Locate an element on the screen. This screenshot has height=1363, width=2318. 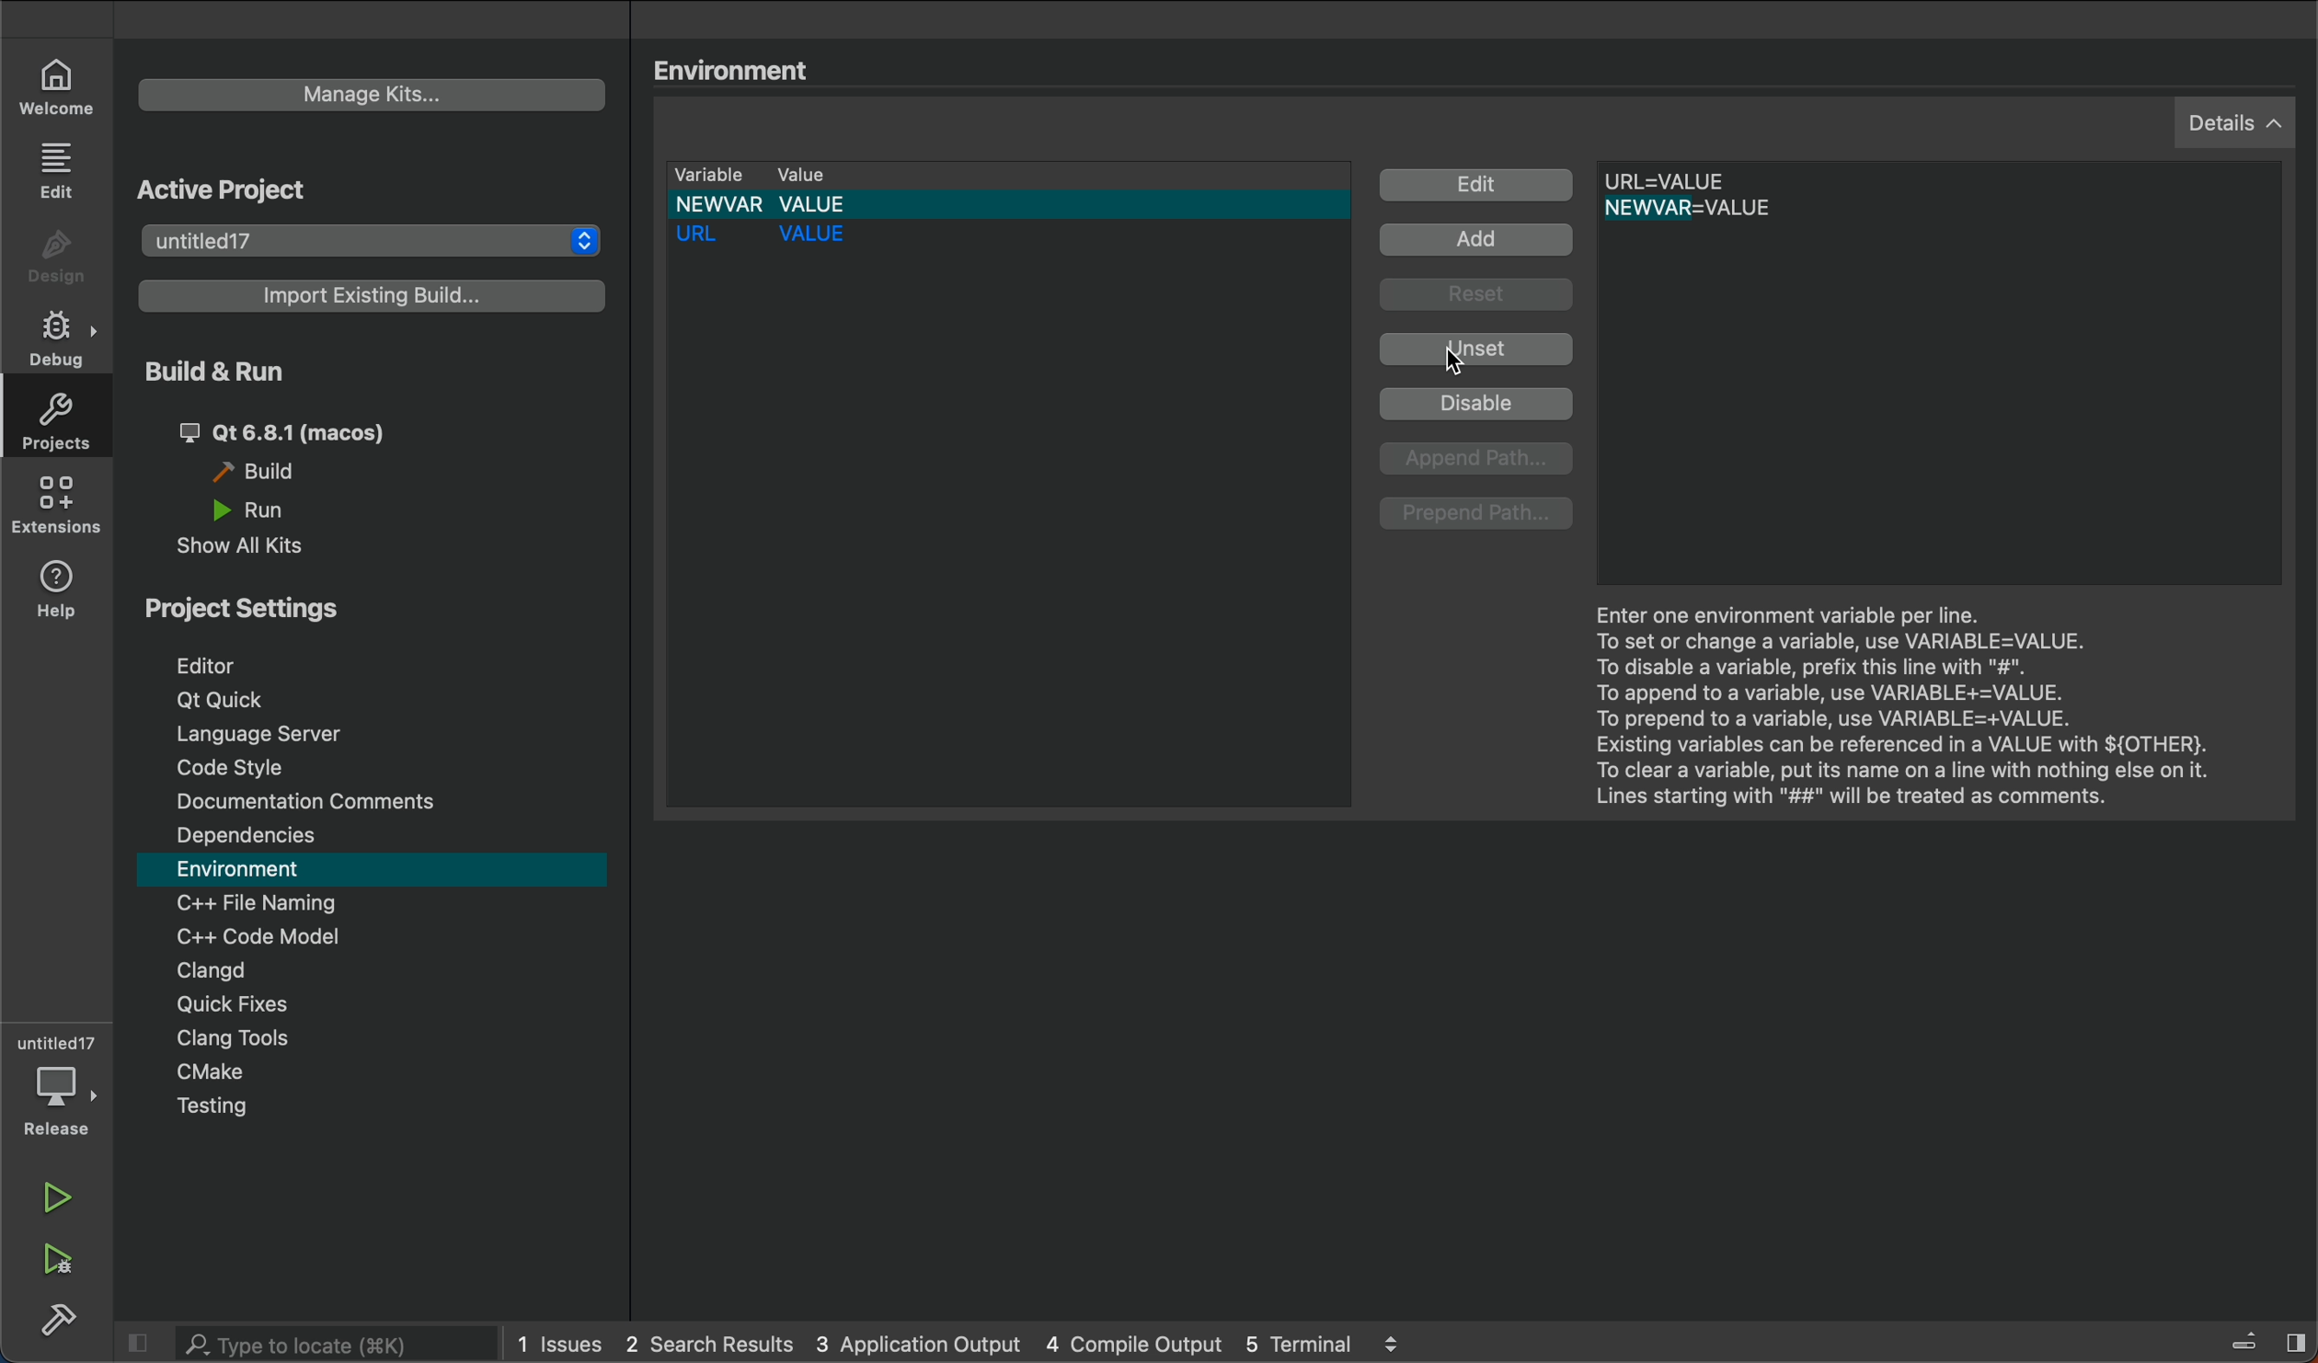
run is located at coordinates (64, 1196).